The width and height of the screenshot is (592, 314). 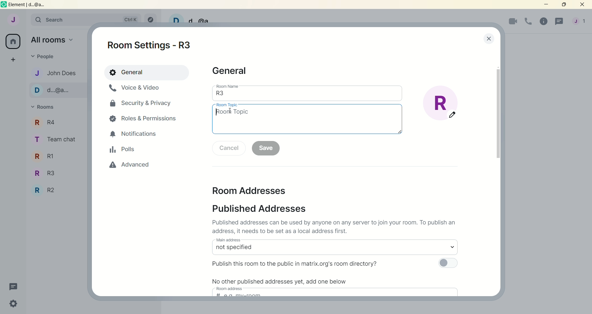 I want to click on room info, so click(x=543, y=21).